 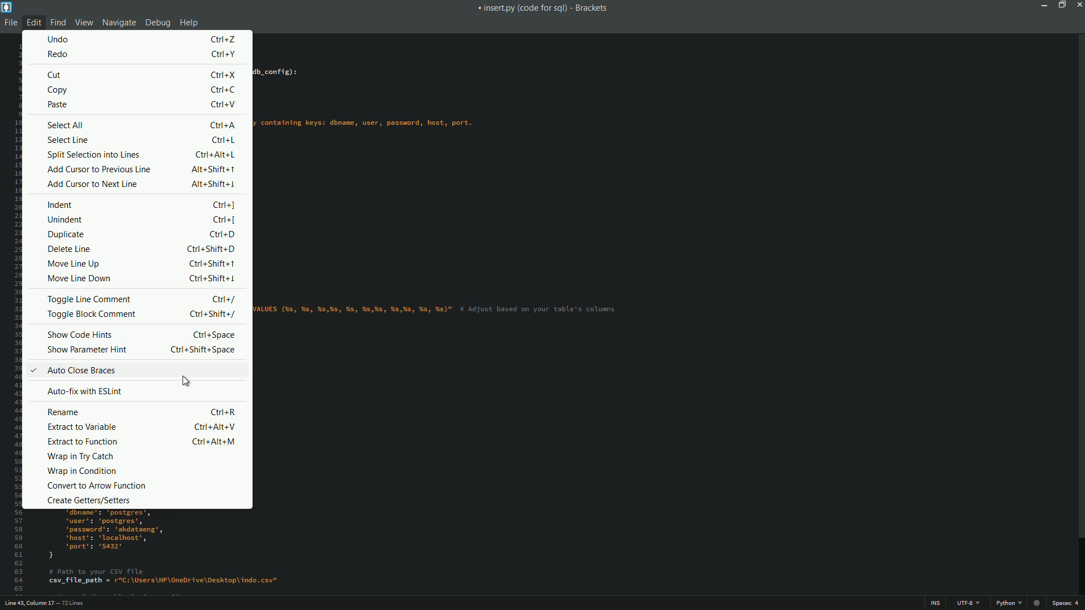 What do you see at coordinates (90, 298) in the screenshot?
I see `toggle line comment` at bounding box center [90, 298].